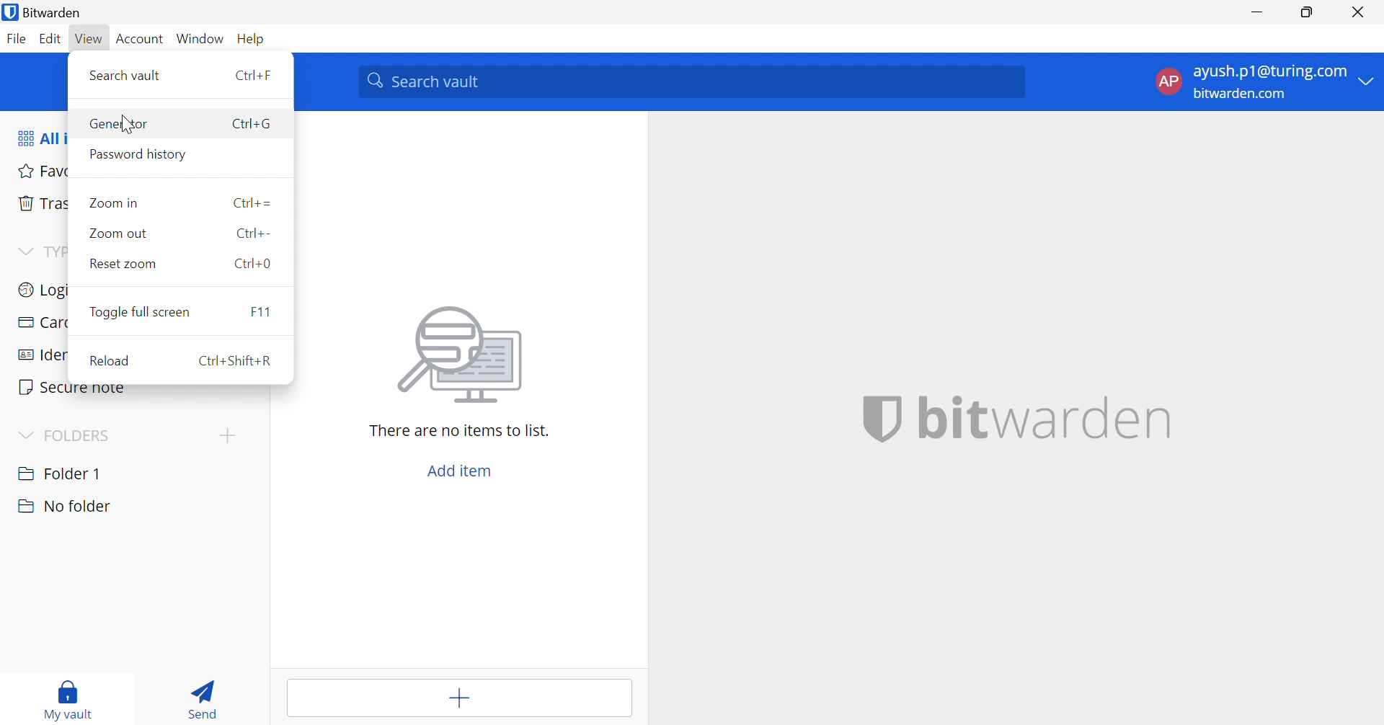 Image resolution: width=1384 pixels, height=725 pixels. I want to click on Generator, so click(122, 126).